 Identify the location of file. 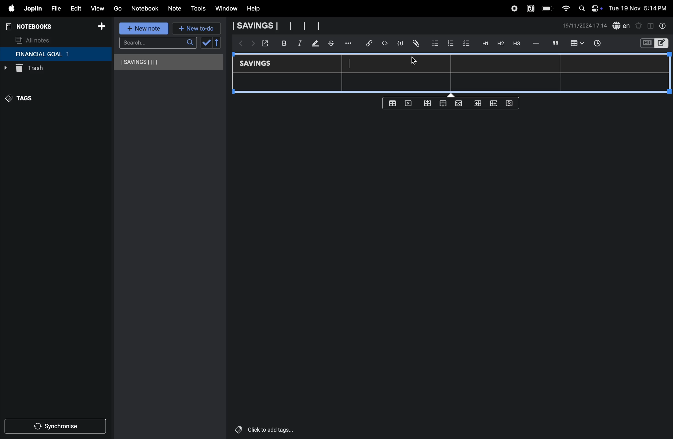
(54, 8).